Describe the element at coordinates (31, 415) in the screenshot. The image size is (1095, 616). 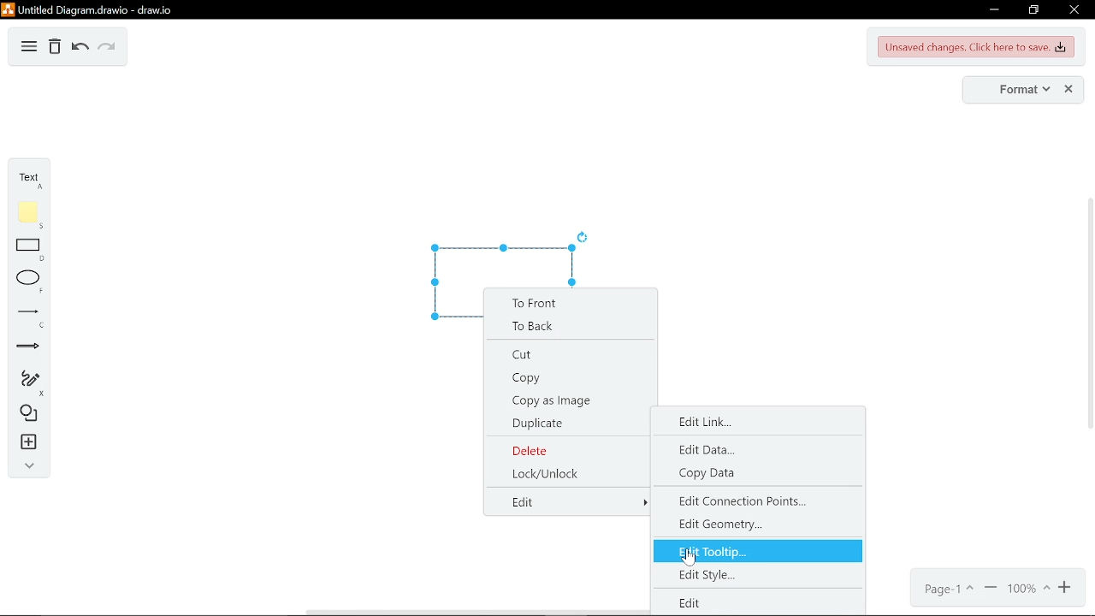
I see `shapes` at that location.